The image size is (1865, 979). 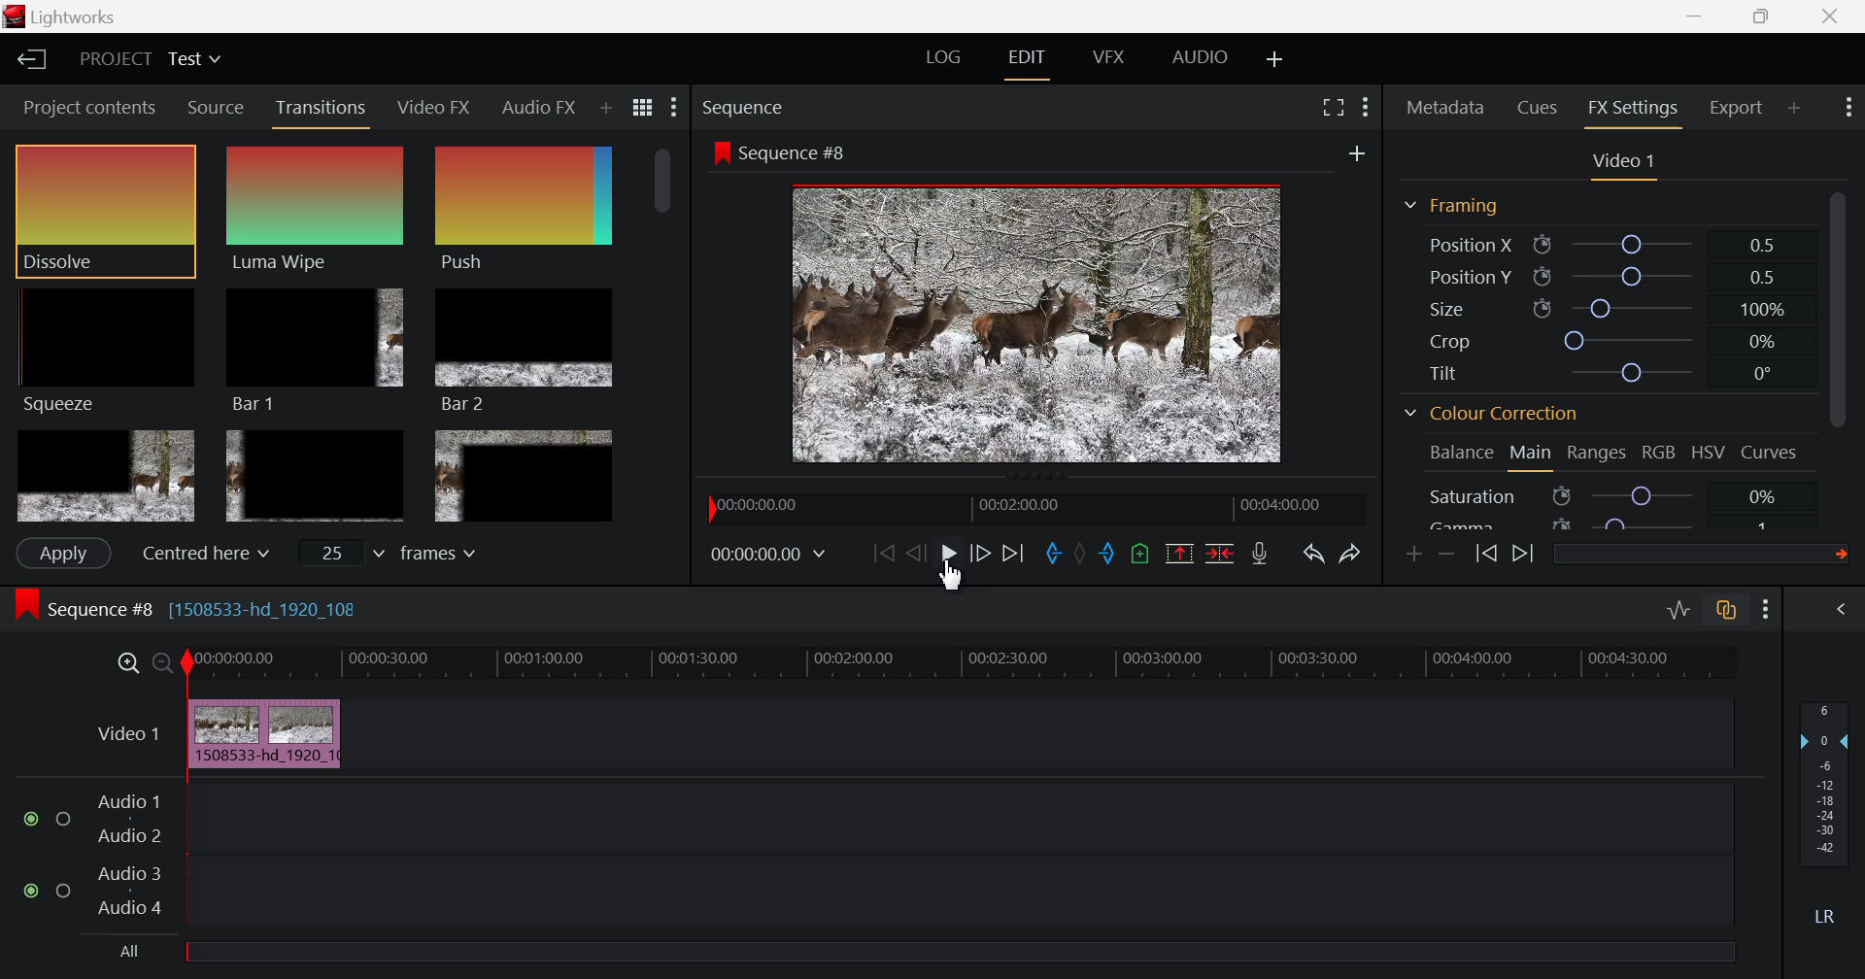 I want to click on Colour Correction Section, so click(x=1492, y=416).